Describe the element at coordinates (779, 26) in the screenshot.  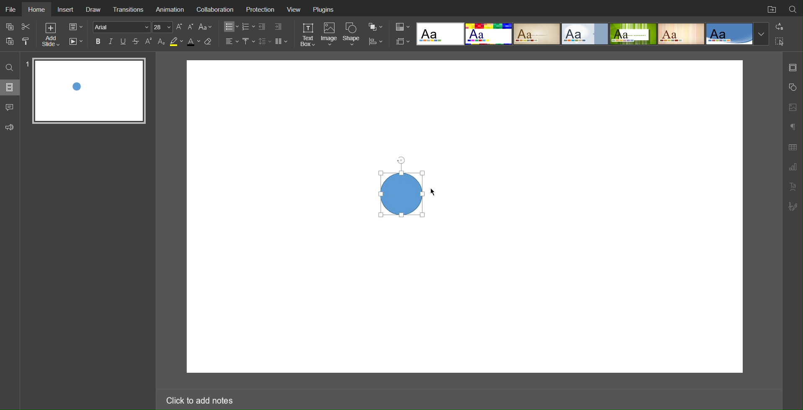
I see `Replace` at that location.